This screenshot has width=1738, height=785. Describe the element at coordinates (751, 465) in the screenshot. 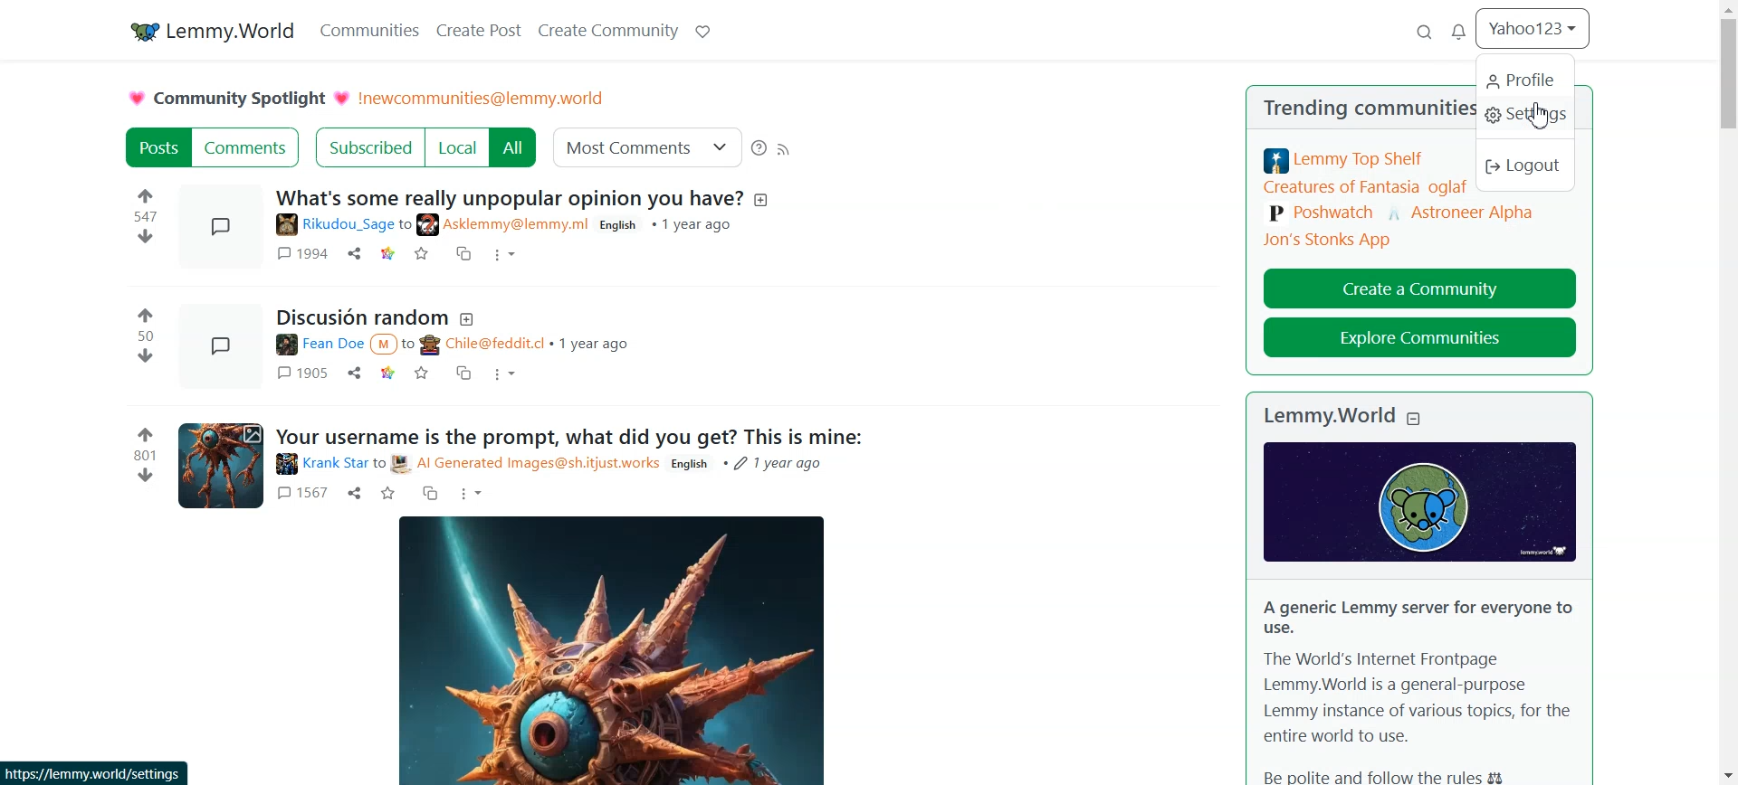

I see `English 1 year ago` at that location.